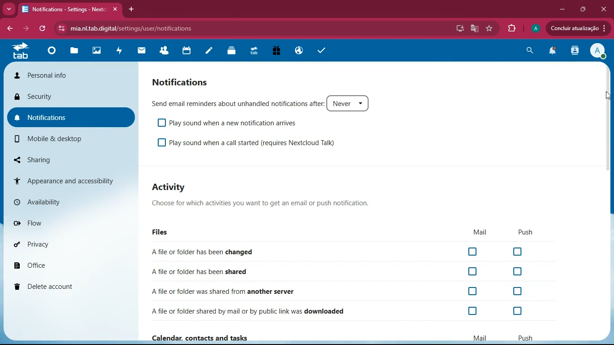 The width and height of the screenshot is (614, 345). Describe the element at coordinates (458, 29) in the screenshot. I see `desktop` at that location.